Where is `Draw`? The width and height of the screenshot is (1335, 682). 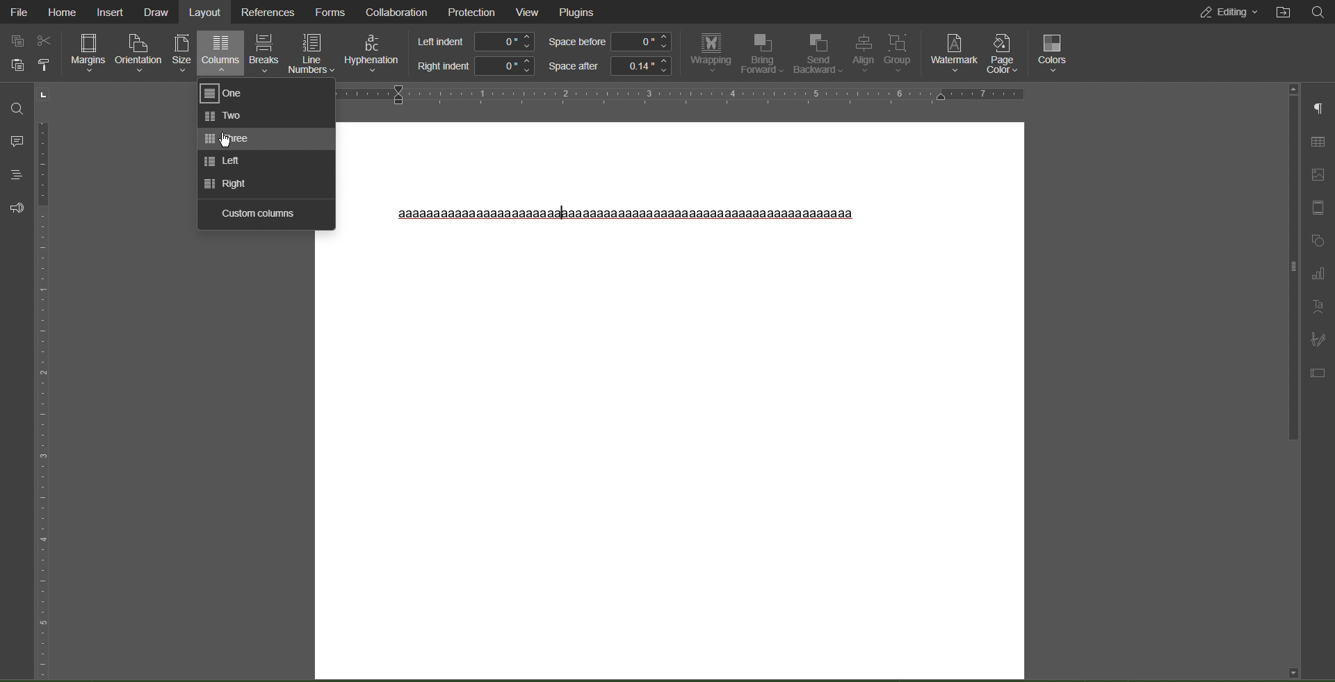 Draw is located at coordinates (155, 13).